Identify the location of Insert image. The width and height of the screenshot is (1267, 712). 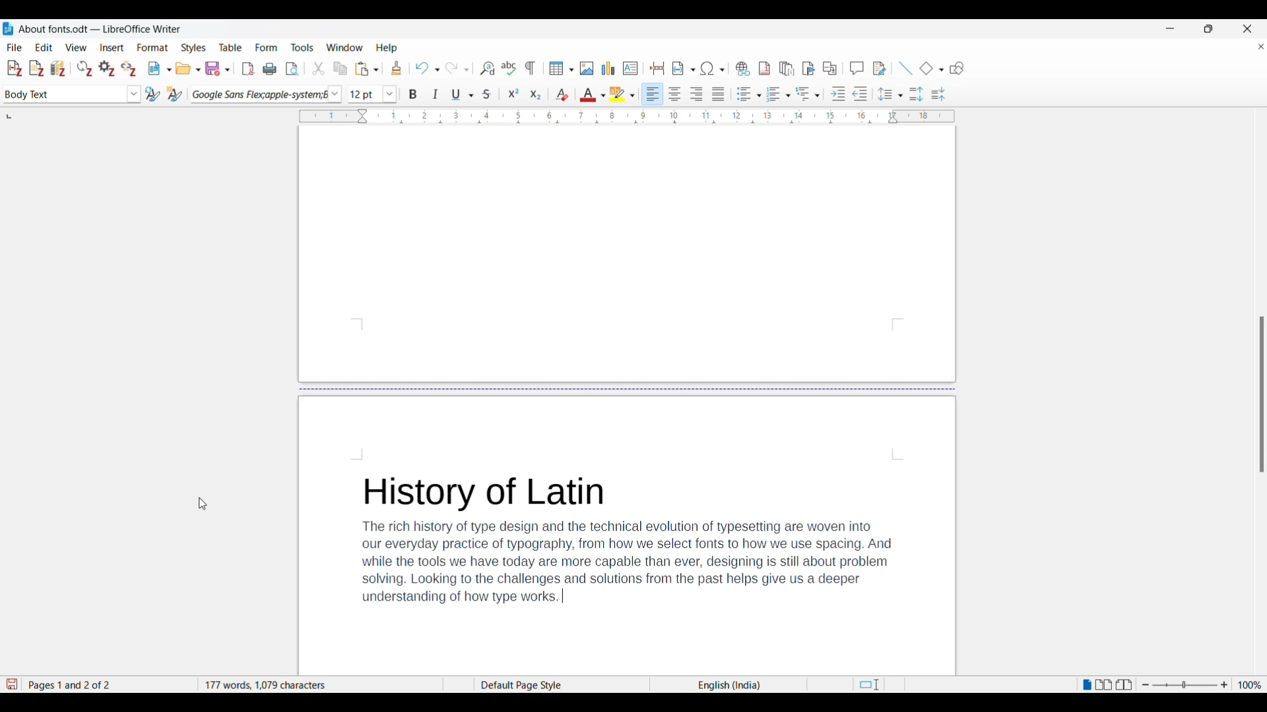
(587, 69).